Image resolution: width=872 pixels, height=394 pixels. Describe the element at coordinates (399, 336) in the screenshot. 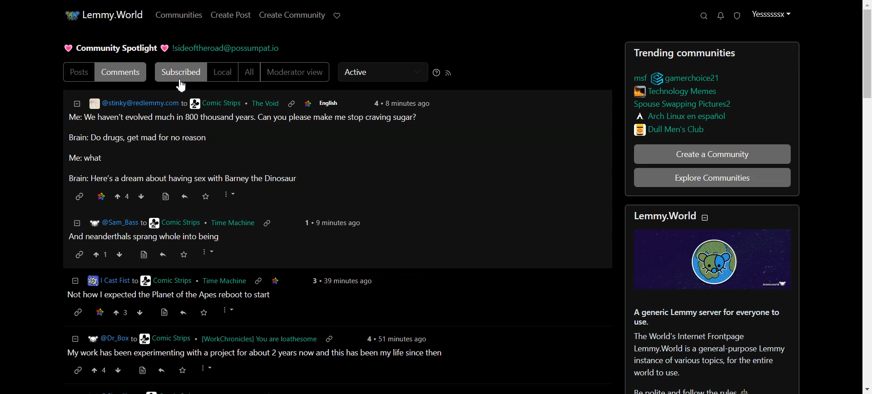

I see `time` at that location.